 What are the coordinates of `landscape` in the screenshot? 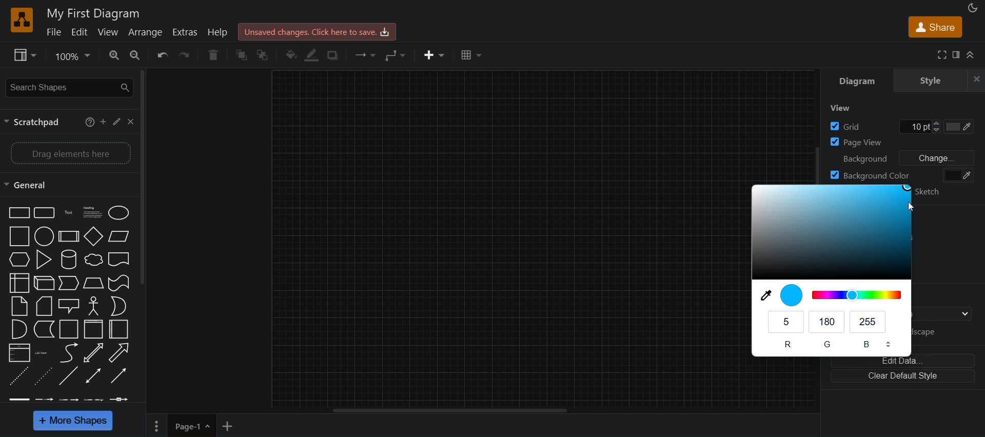 It's located at (932, 333).